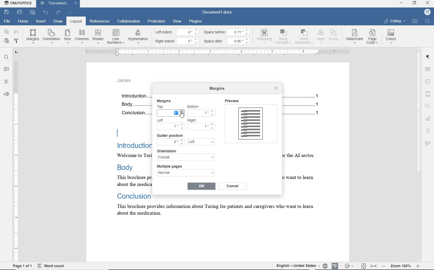 The image size is (434, 270). What do you see at coordinates (218, 89) in the screenshot?
I see `margins` at bounding box center [218, 89].